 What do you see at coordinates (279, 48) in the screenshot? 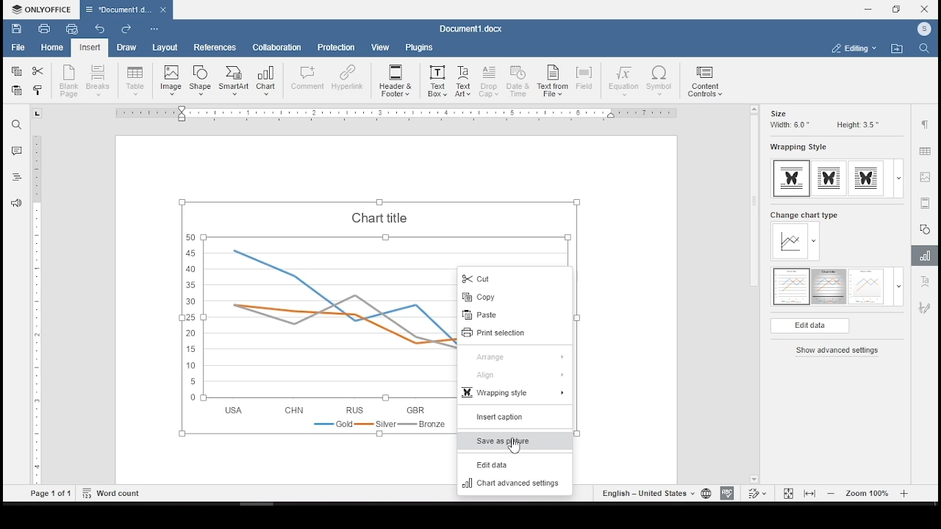
I see `collaboration` at bounding box center [279, 48].